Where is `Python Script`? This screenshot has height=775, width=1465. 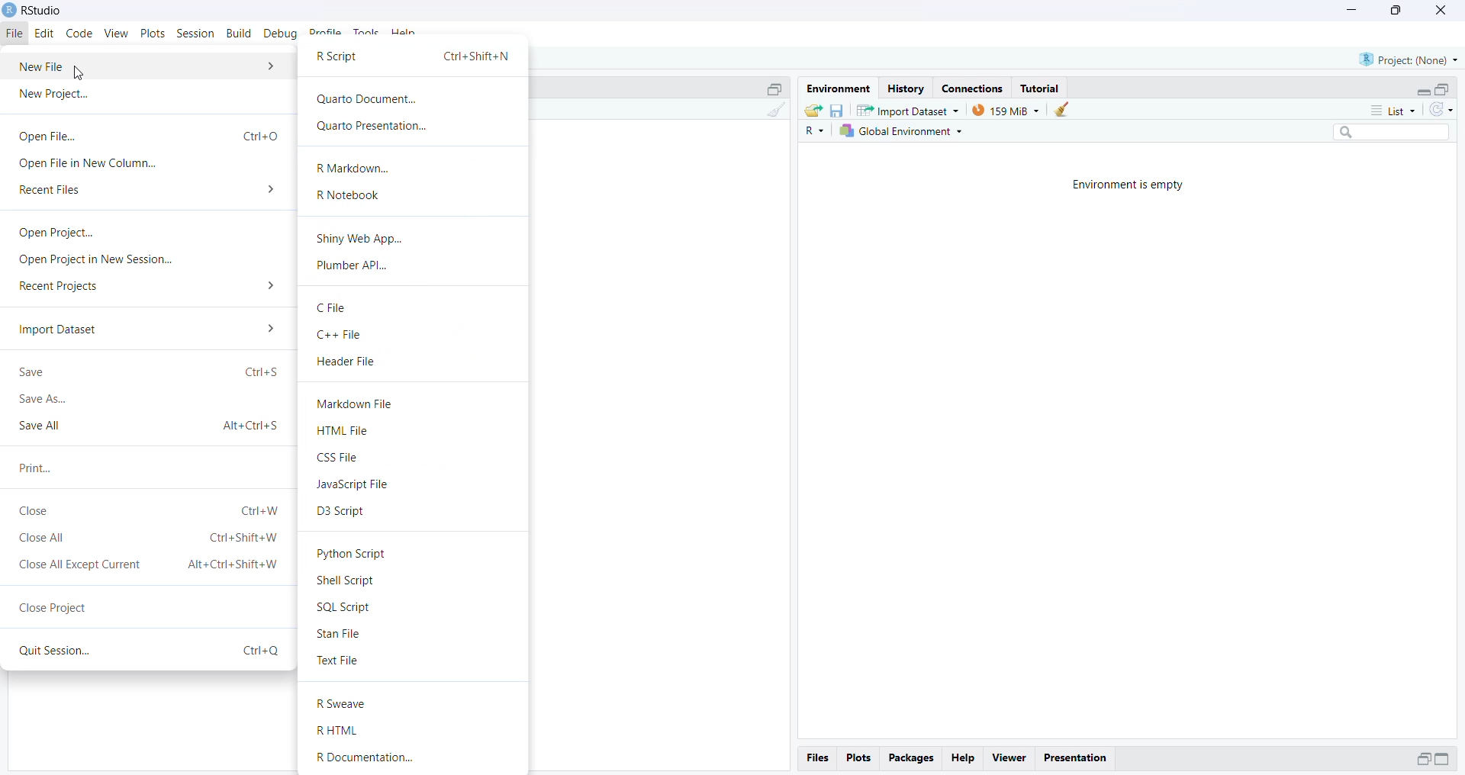 Python Script is located at coordinates (355, 552).